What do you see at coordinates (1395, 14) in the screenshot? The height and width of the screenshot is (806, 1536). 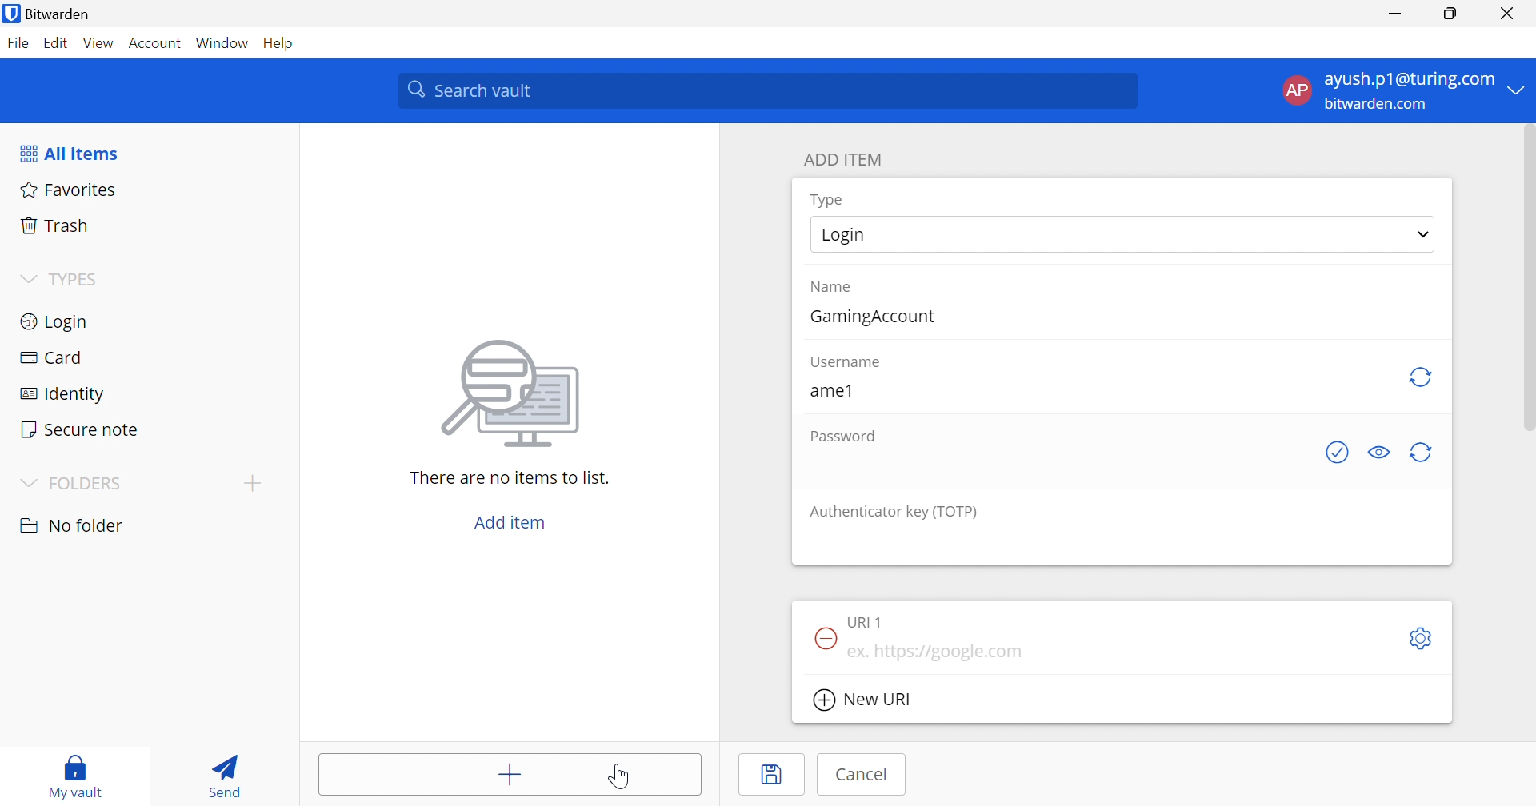 I see `Minimize` at bounding box center [1395, 14].